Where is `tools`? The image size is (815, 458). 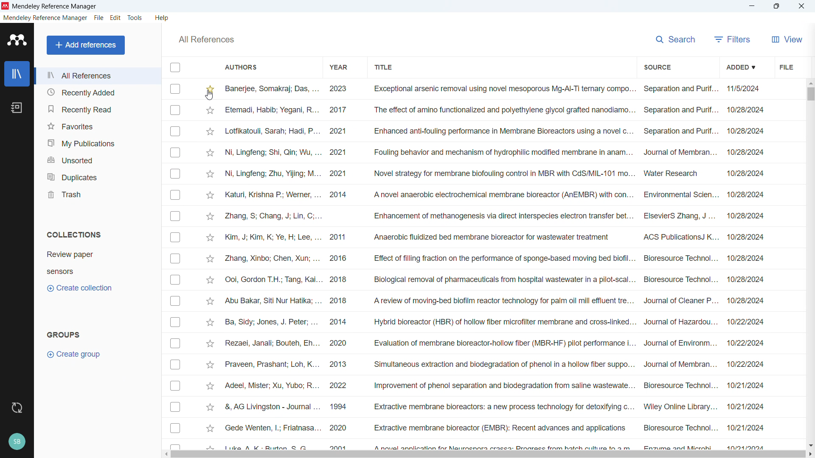
tools is located at coordinates (135, 18).